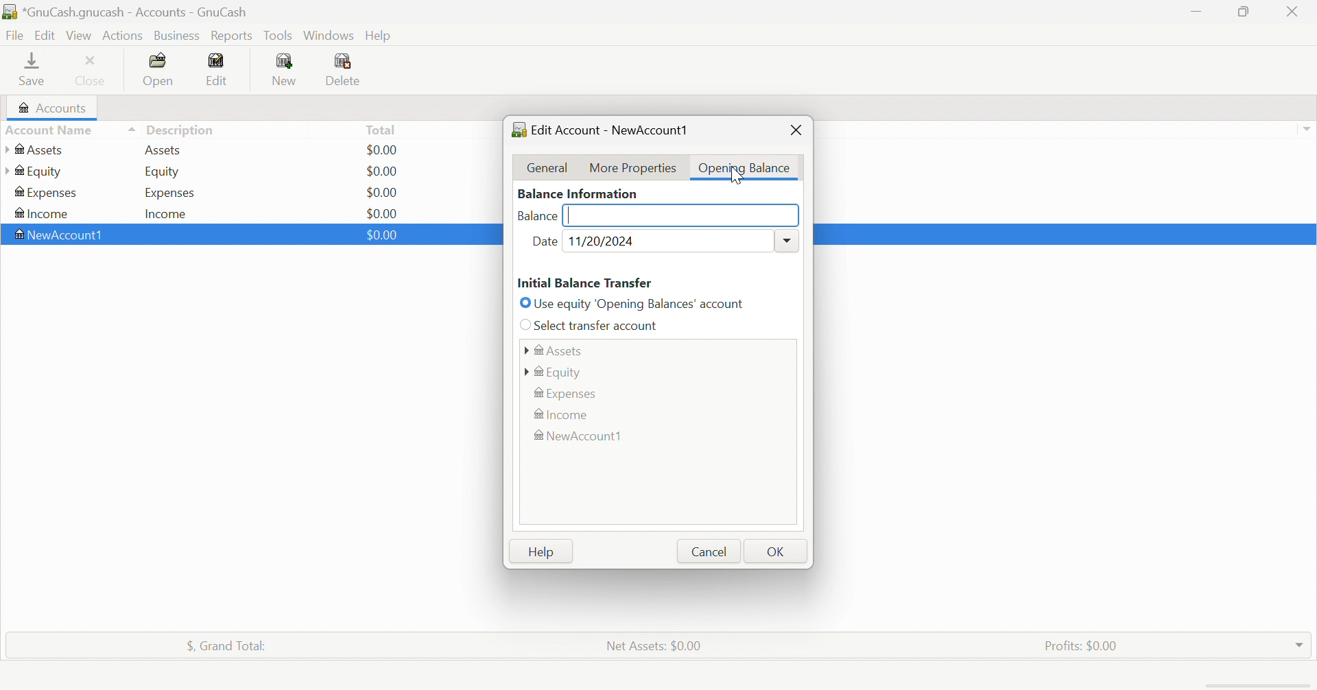 Image resolution: width=1317 pixels, height=690 pixels. Describe the element at coordinates (794, 130) in the screenshot. I see `close` at that location.